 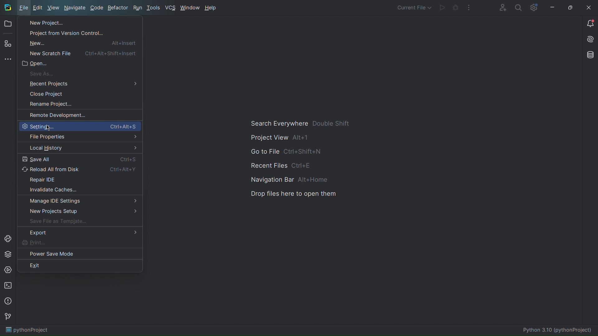 I want to click on Remote Development, so click(x=55, y=115).